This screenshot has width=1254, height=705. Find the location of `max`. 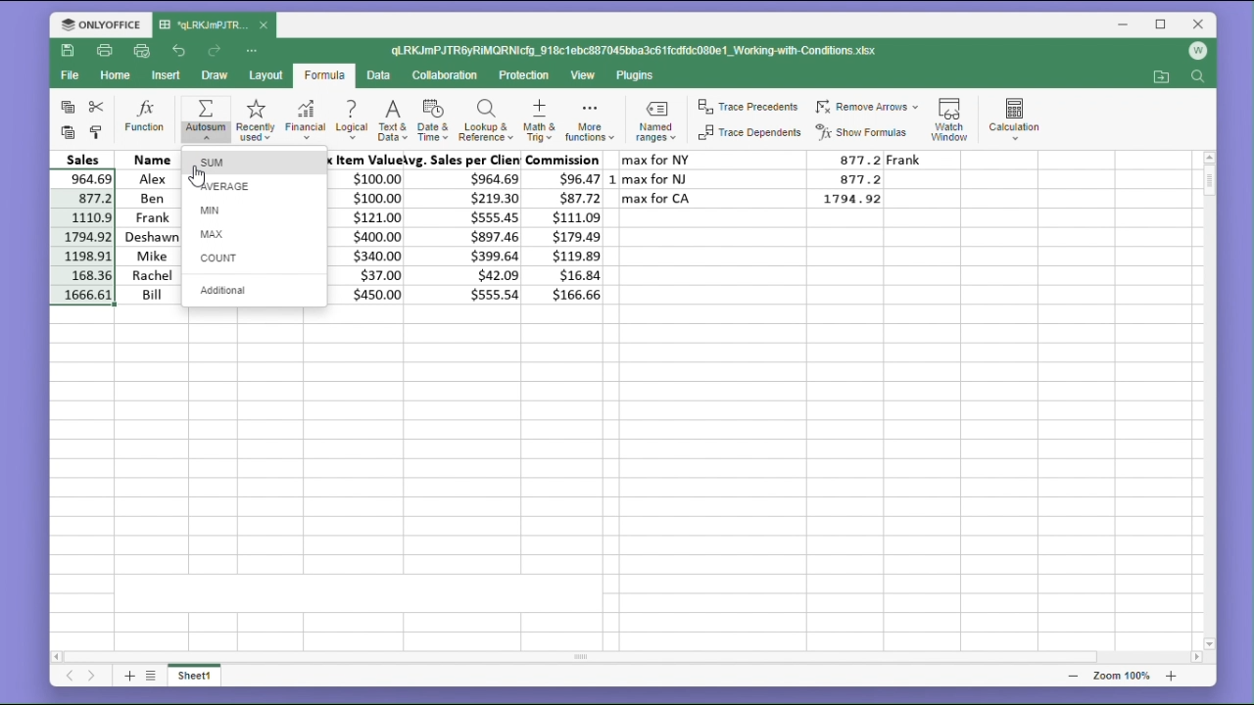

max is located at coordinates (253, 232).